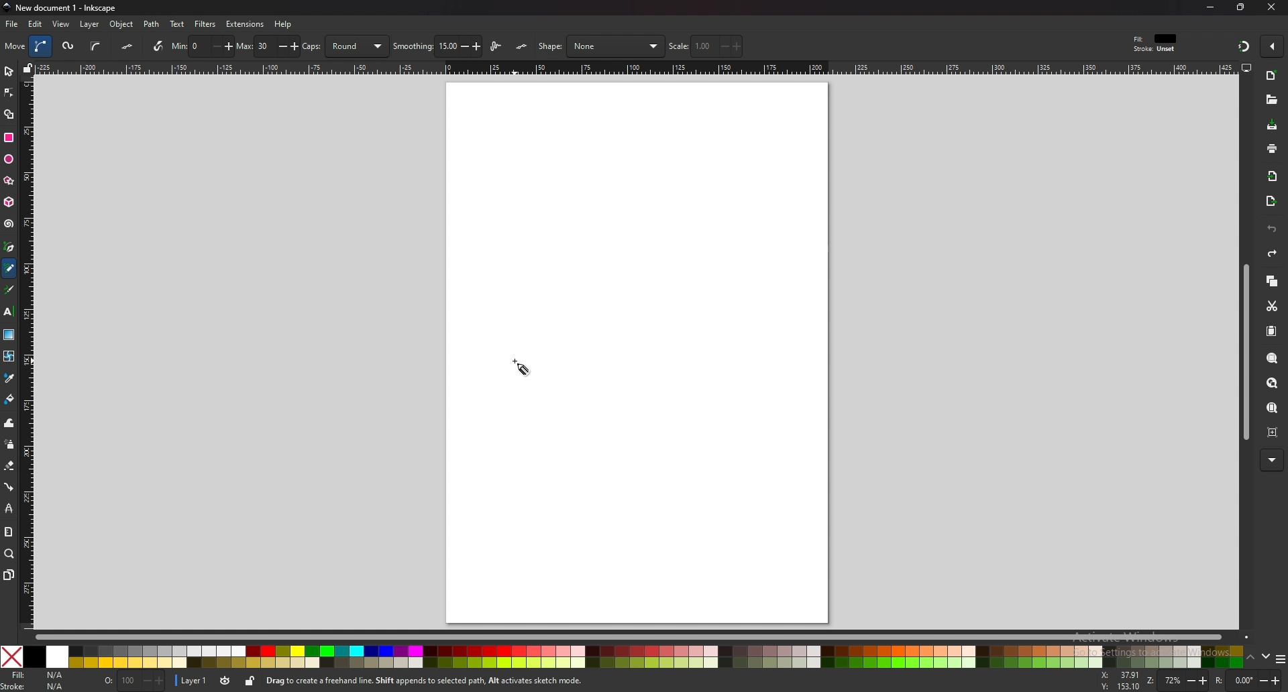 The image size is (1288, 692). I want to click on fill and stroke, so click(1156, 42).